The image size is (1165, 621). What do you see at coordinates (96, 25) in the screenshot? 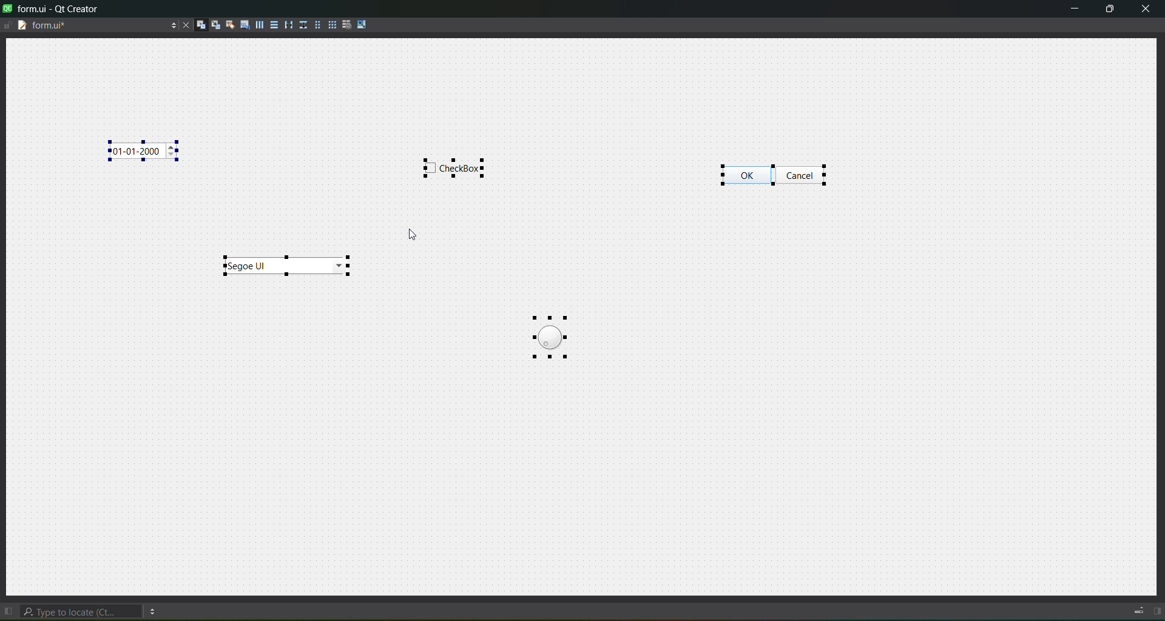
I see `Current File name` at bounding box center [96, 25].